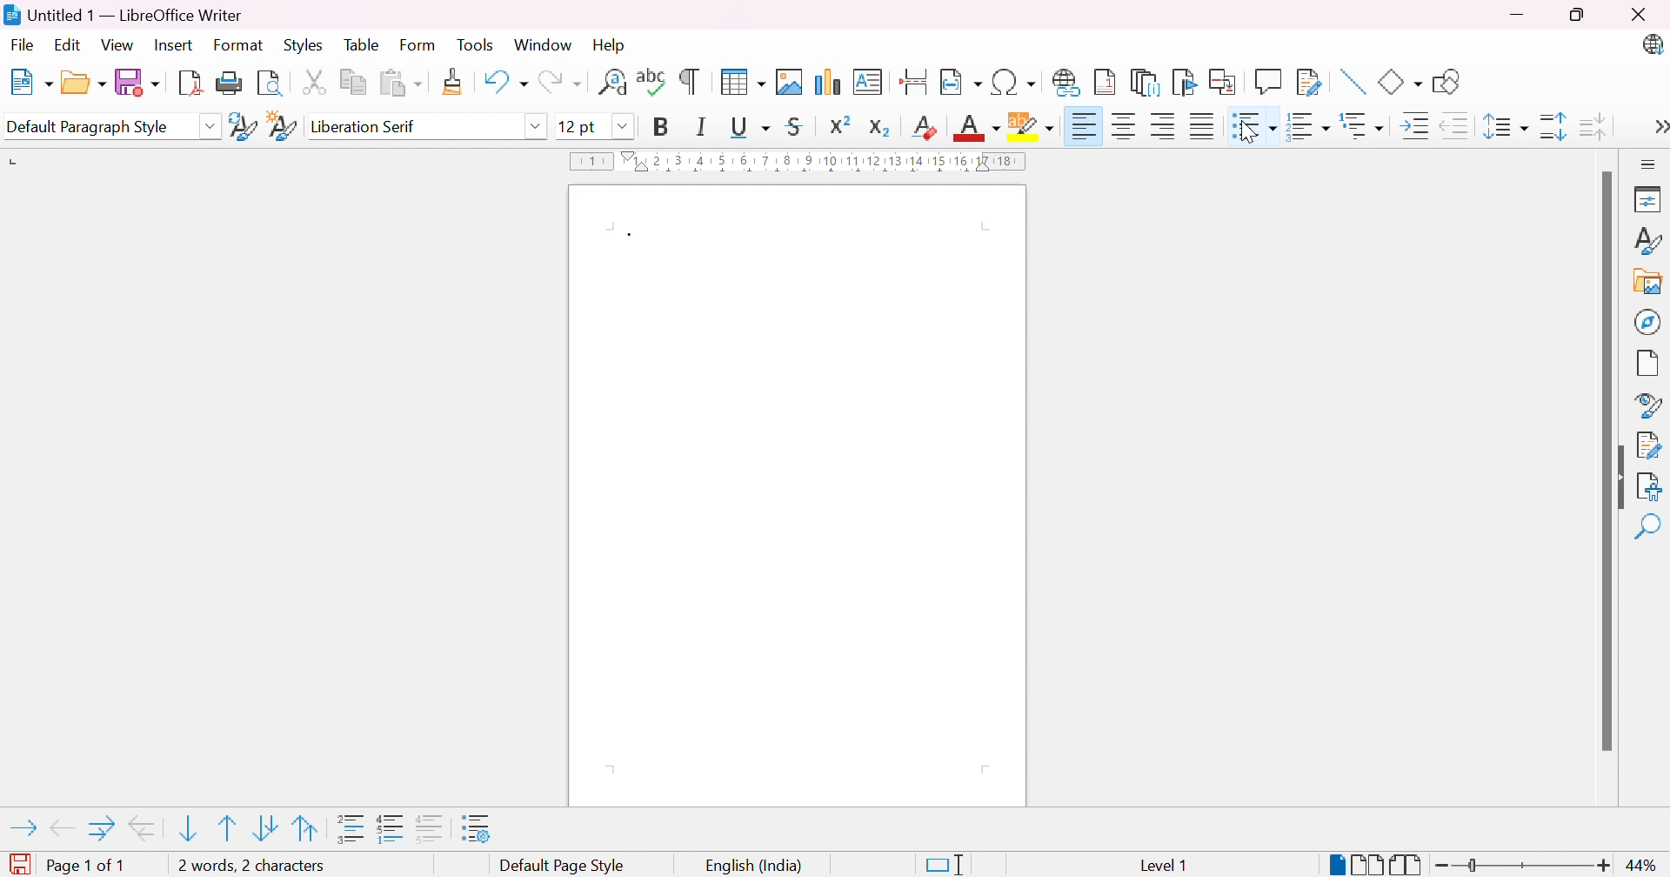 This screenshot has width=1670, height=877. Describe the element at coordinates (117, 47) in the screenshot. I see `View` at that location.